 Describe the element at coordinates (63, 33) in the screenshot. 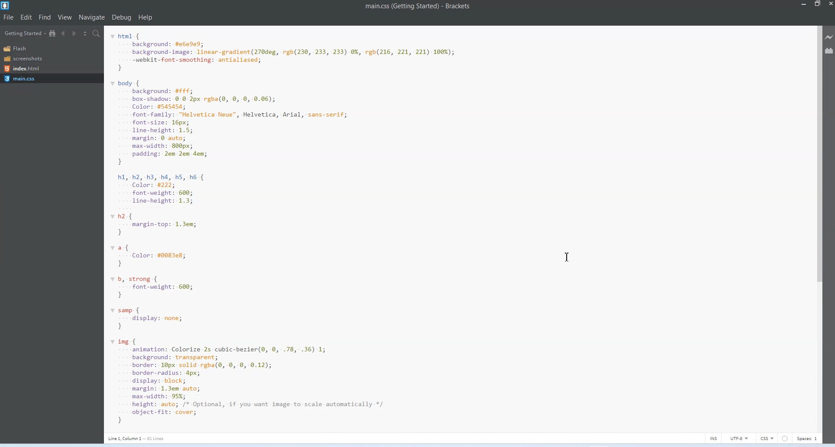

I see `Navigate Backwards ` at that location.